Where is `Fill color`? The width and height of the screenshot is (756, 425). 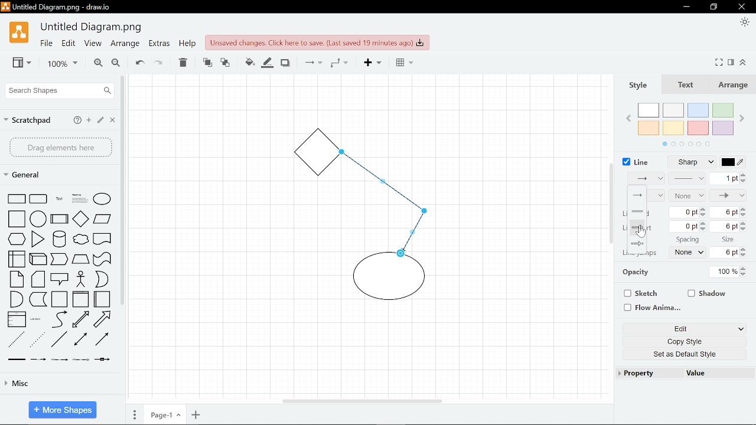 Fill color is located at coordinates (268, 62).